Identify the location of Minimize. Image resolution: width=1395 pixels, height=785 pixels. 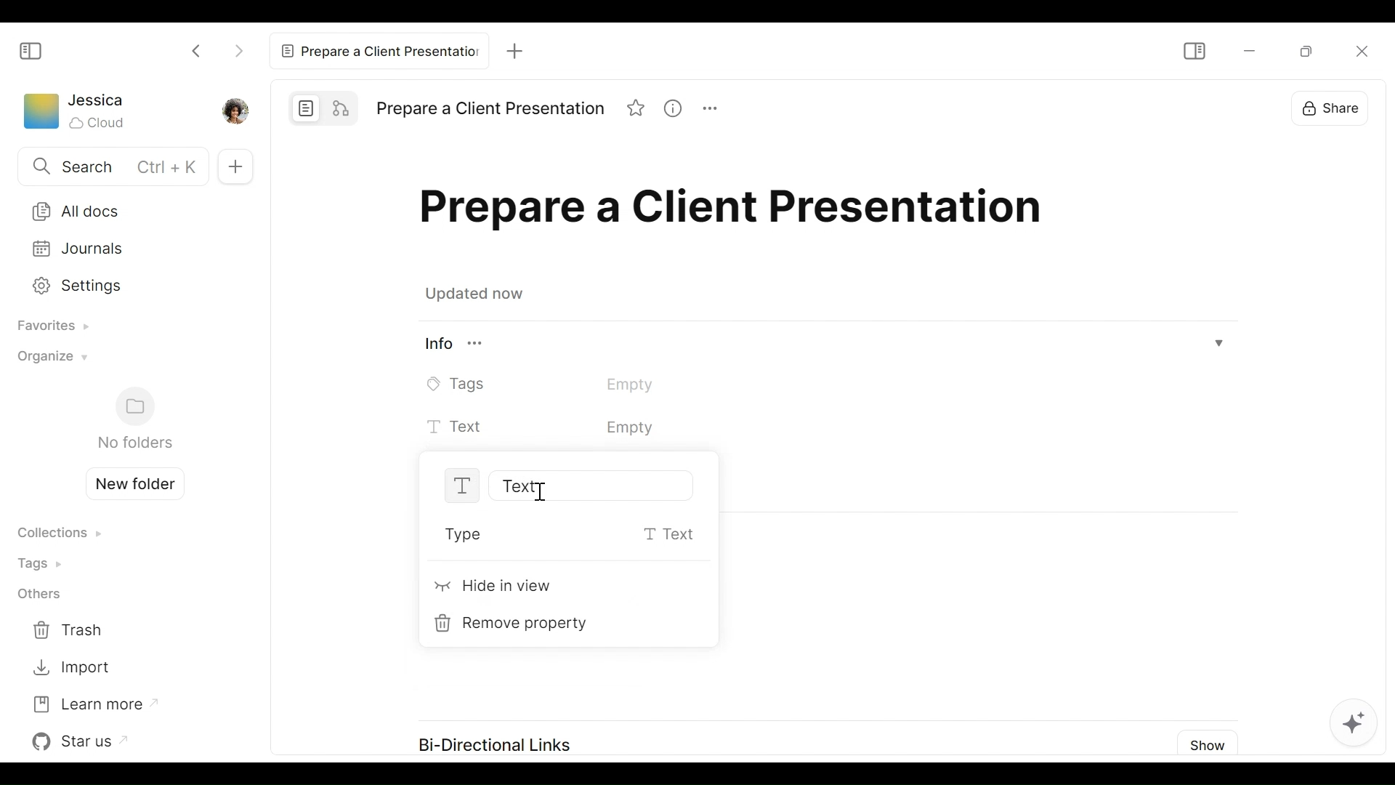
(1303, 52).